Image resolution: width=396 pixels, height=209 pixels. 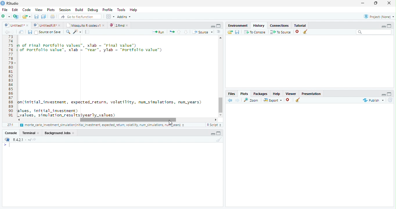 What do you see at coordinates (11, 133) in the screenshot?
I see `Console` at bounding box center [11, 133].